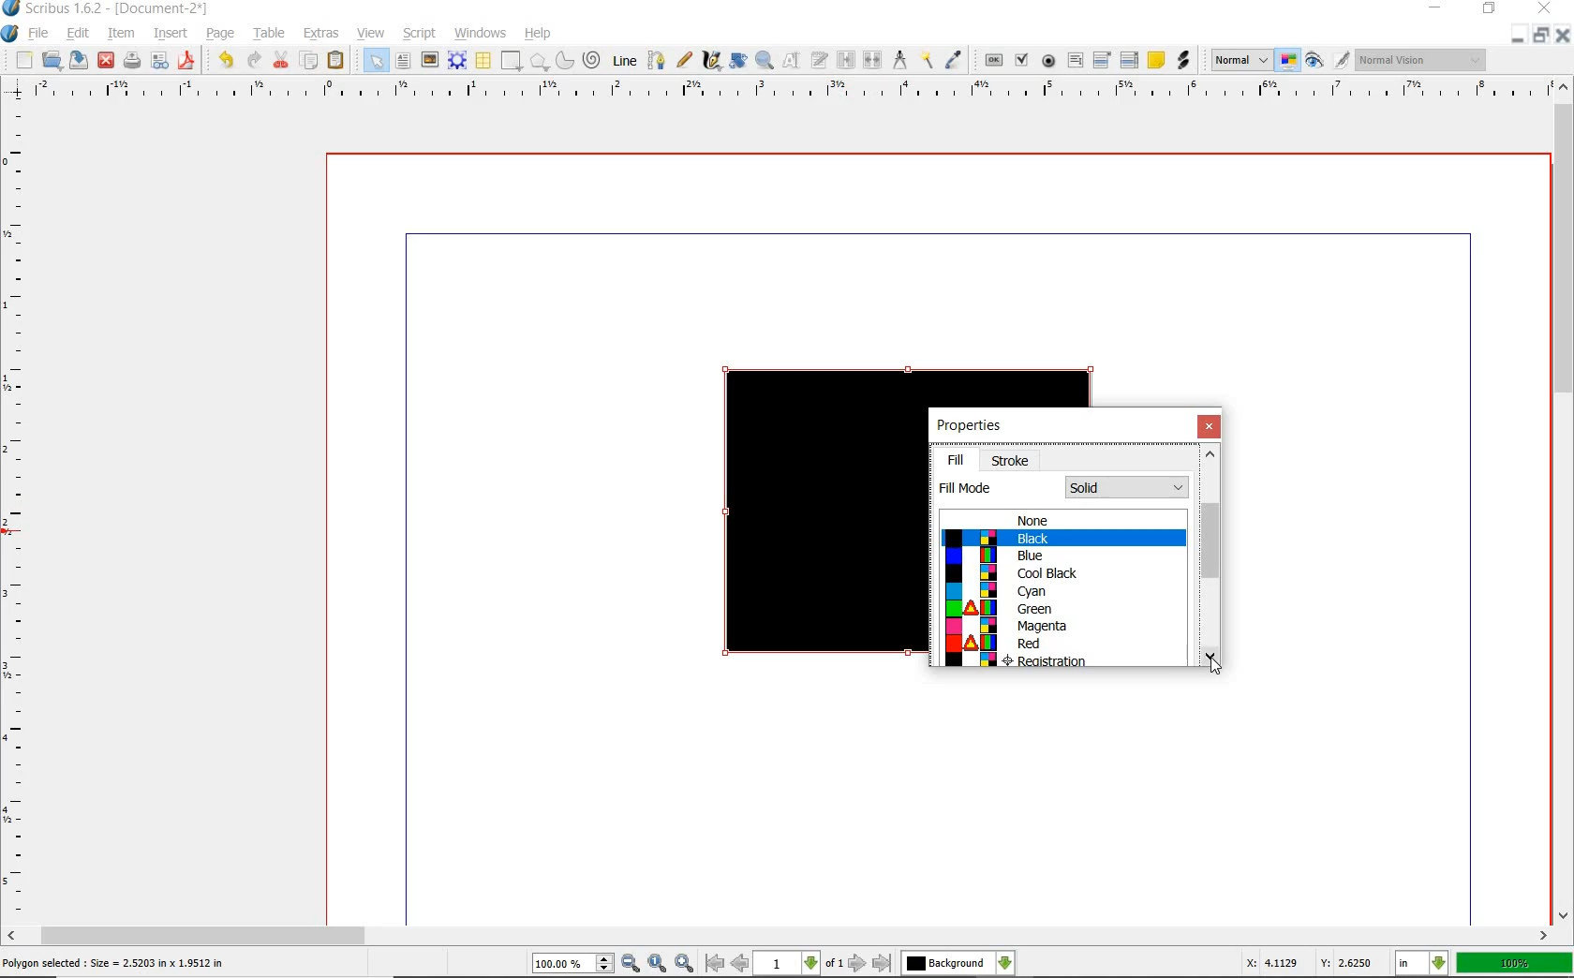 The width and height of the screenshot is (1574, 978). Describe the element at coordinates (78, 62) in the screenshot. I see `save` at that location.